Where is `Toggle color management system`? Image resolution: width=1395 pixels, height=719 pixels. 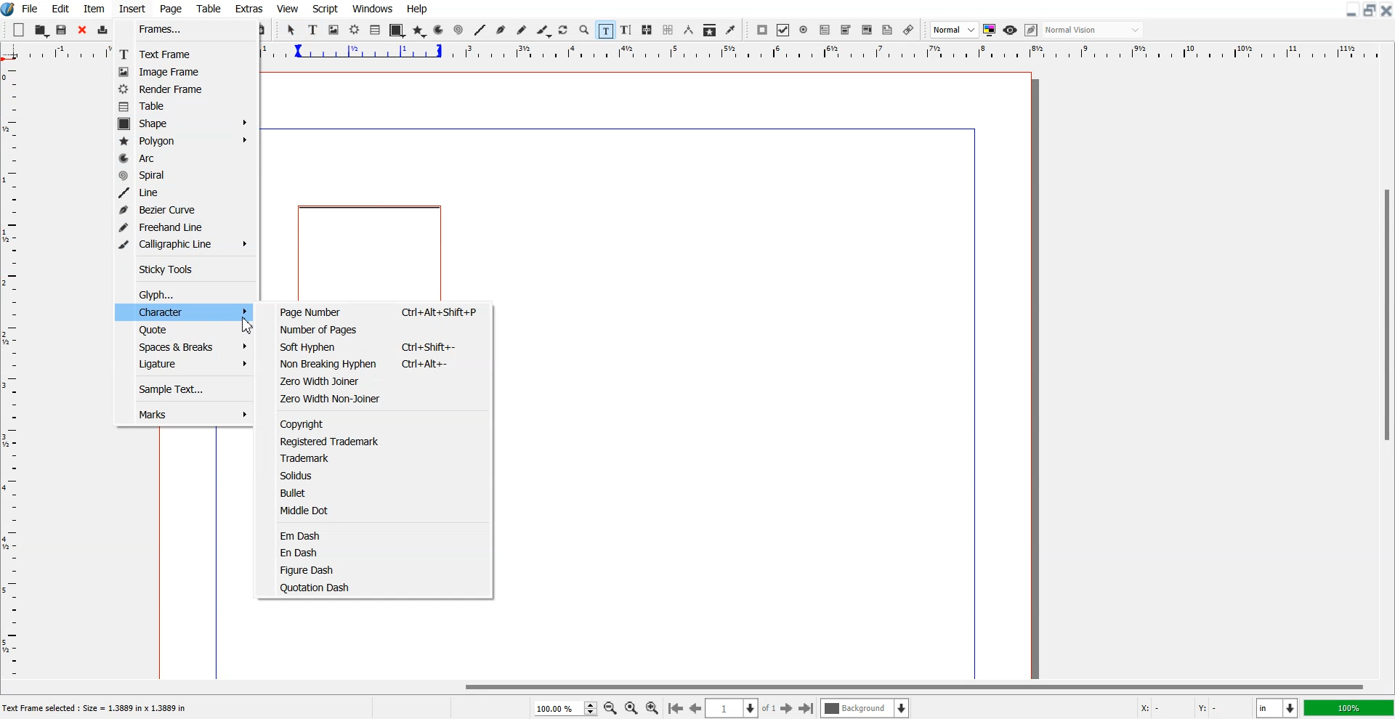
Toggle color management system is located at coordinates (990, 30).